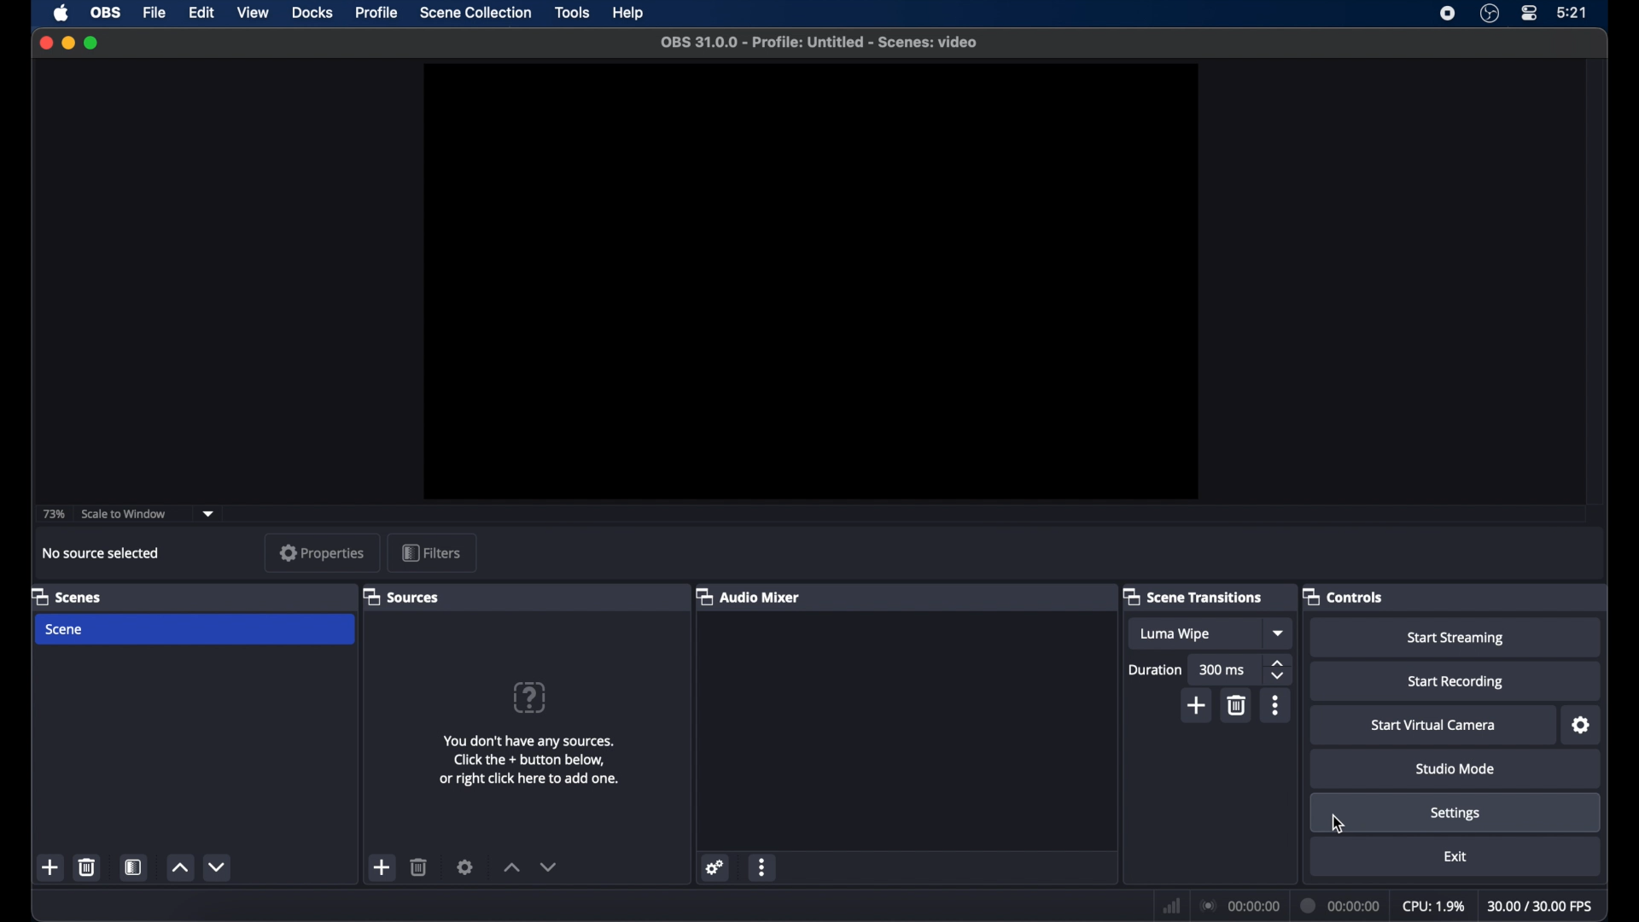 The width and height of the screenshot is (1639, 922). Describe the element at coordinates (382, 867) in the screenshot. I see `add` at that location.